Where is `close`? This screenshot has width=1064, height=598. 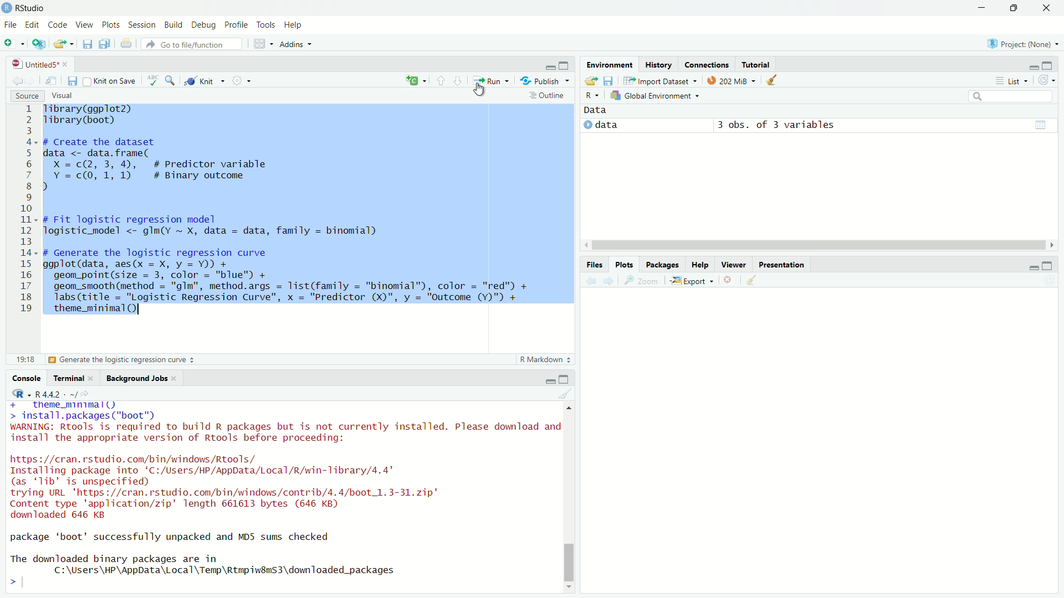
close is located at coordinates (1046, 8).